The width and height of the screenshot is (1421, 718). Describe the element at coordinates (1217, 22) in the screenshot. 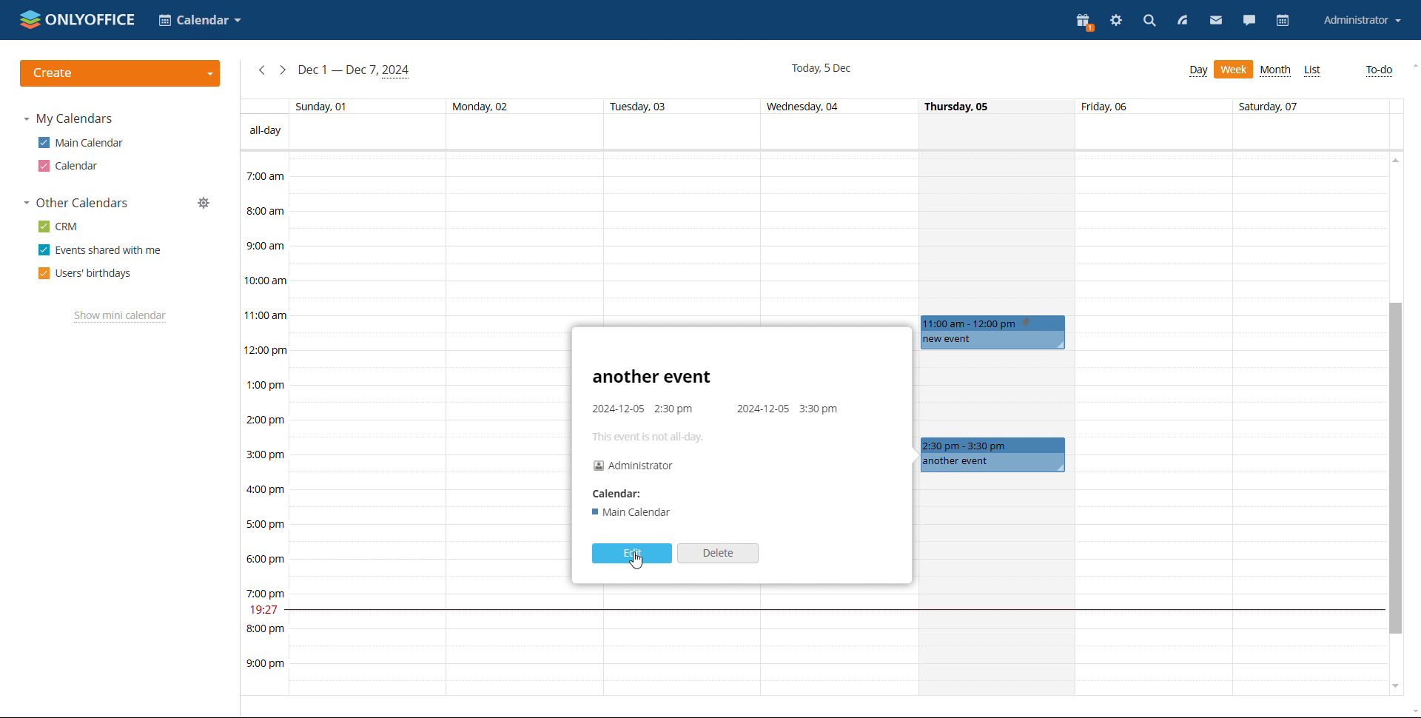

I see `mail` at that location.